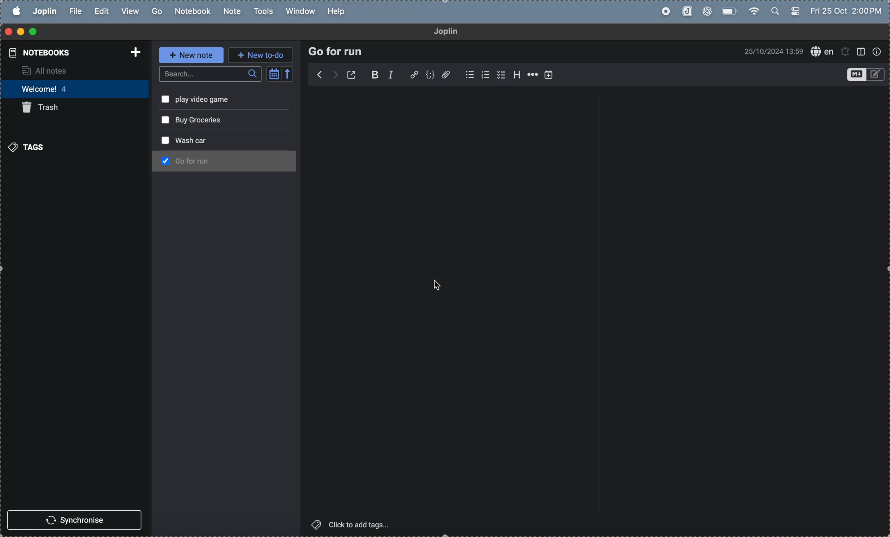  What do you see at coordinates (208, 74) in the screenshot?
I see `search` at bounding box center [208, 74].